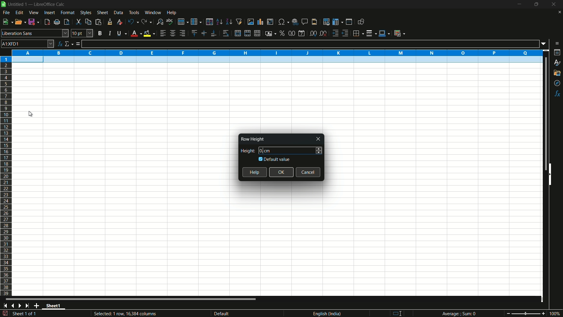 The height and width of the screenshot is (317, 563). Describe the element at coordinates (57, 22) in the screenshot. I see `print` at that location.